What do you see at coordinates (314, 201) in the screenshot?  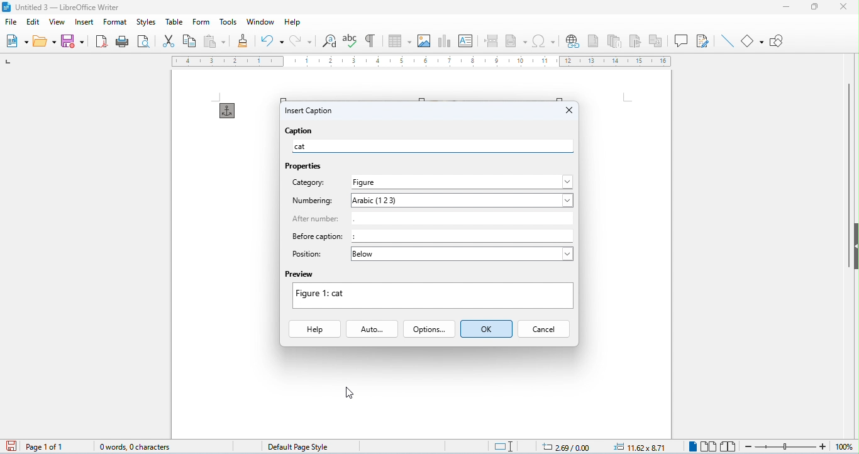 I see `numbering` at bounding box center [314, 201].